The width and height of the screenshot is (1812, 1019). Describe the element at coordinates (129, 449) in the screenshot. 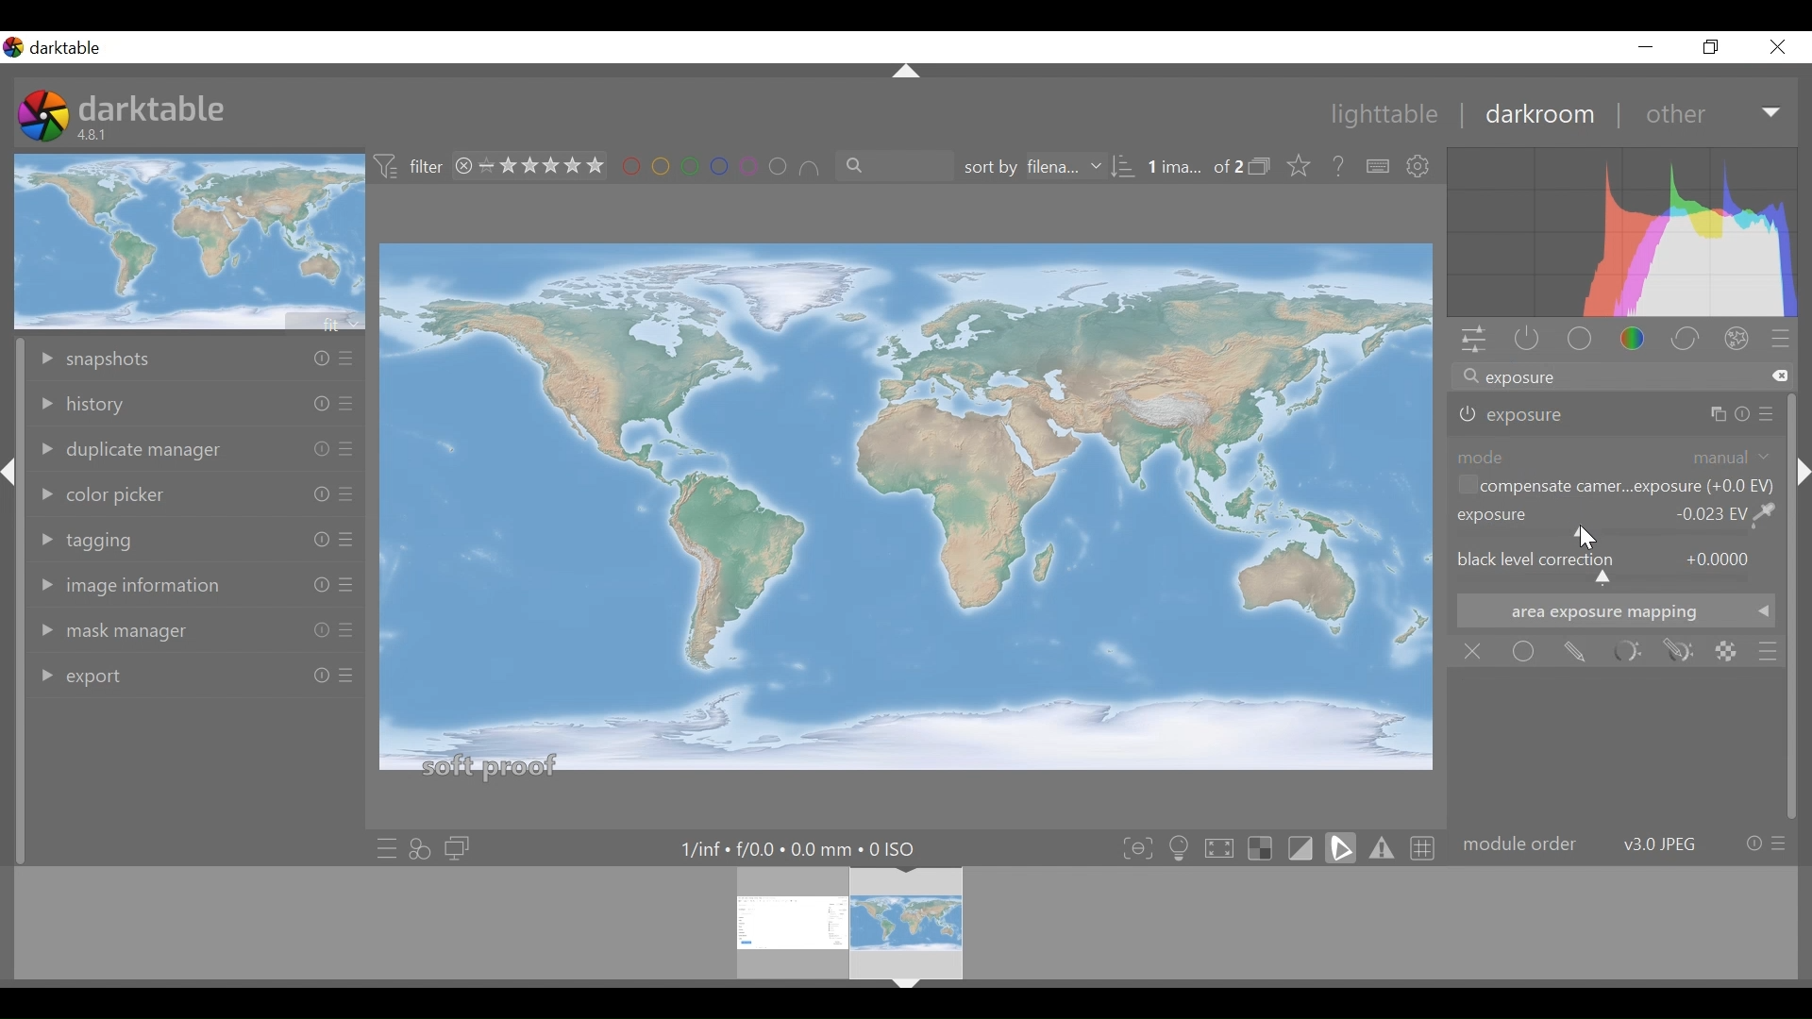

I see `duplicate manager` at that location.